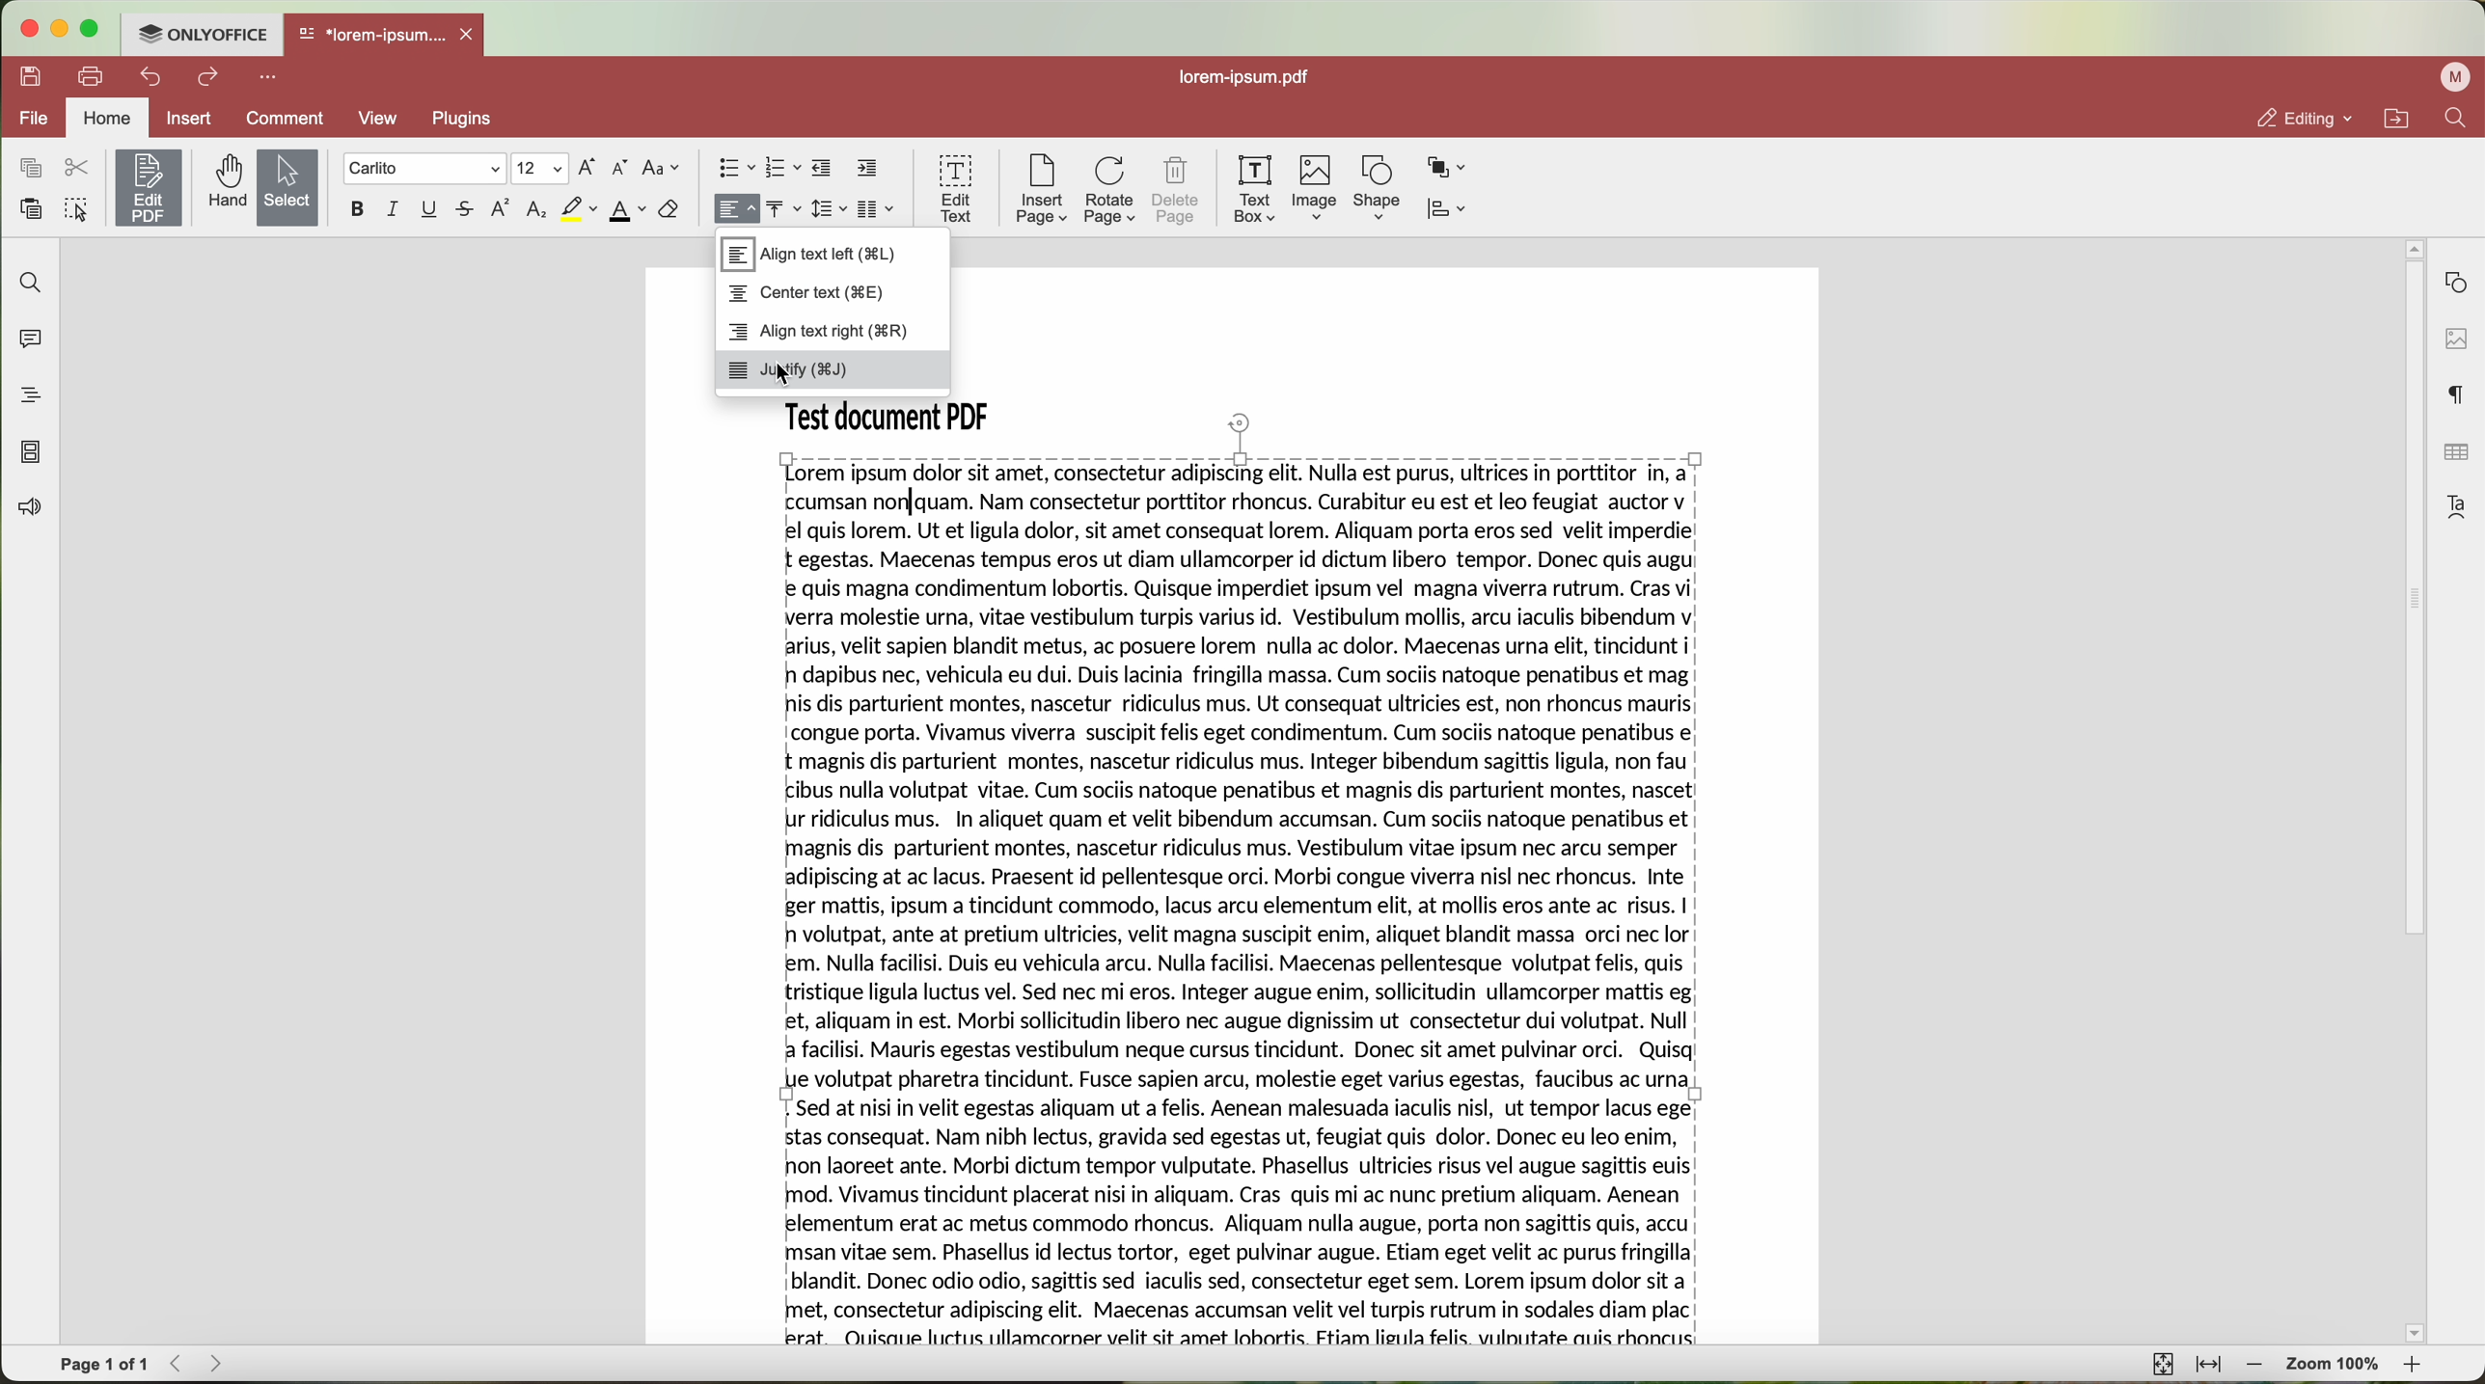 The height and width of the screenshot is (1384, 2485). Describe the element at coordinates (1445, 165) in the screenshot. I see `arrange shape` at that location.